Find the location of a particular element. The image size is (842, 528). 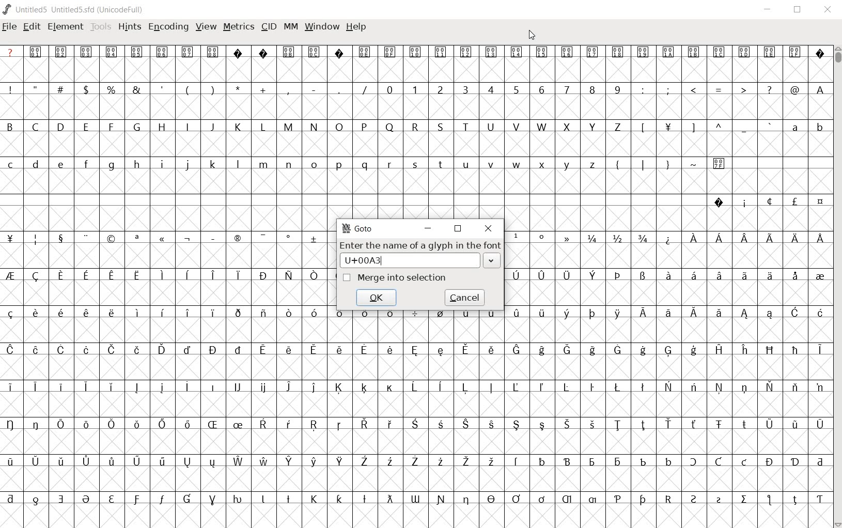

+ is located at coordinates (264, 90).